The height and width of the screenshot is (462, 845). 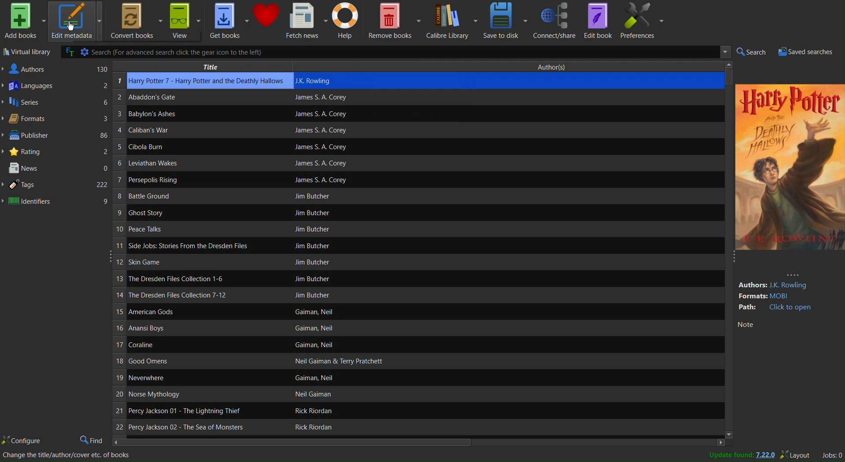 What do you see at coordinates (156, 116) in the screenshot?
I see `Book name` at bounding box center [156, 116].